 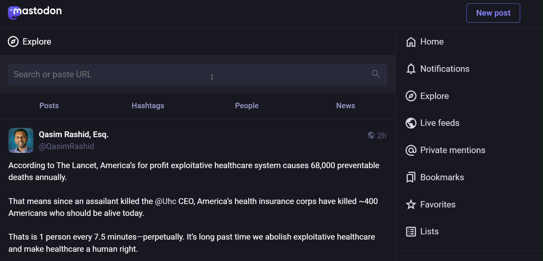 I want to click on post text, so click(x=195, y=208).